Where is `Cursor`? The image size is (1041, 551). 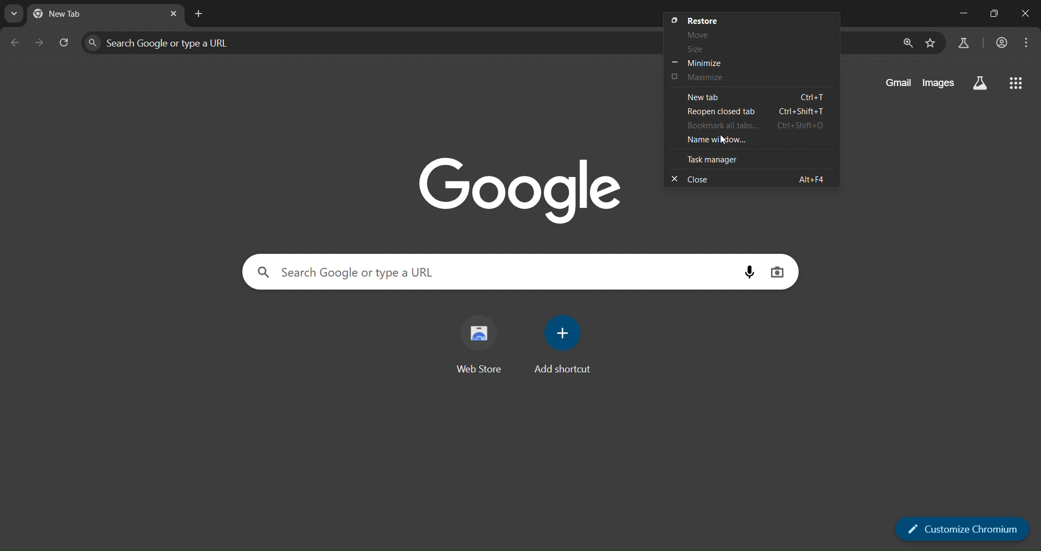 Cursor is located at coordinates (723, 140).